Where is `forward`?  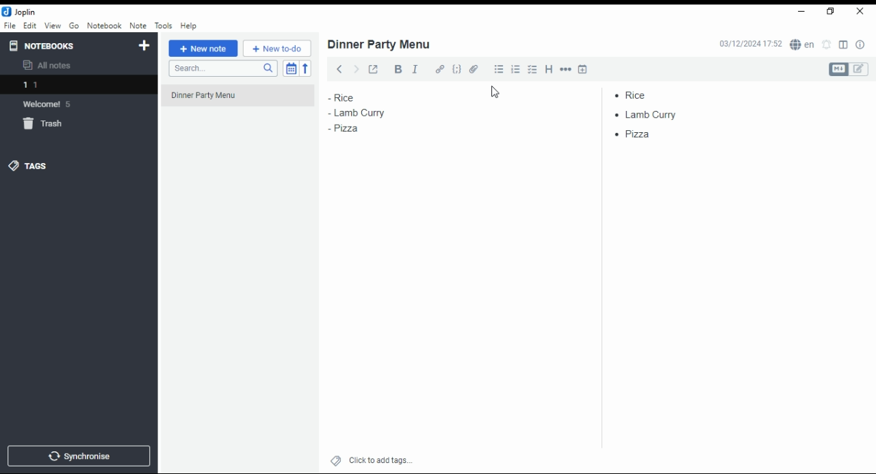
forward is located at coordinates (355, 67).